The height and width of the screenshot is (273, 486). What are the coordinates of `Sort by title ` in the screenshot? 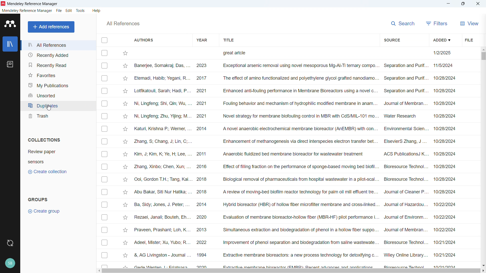 It's located at (228, 40).